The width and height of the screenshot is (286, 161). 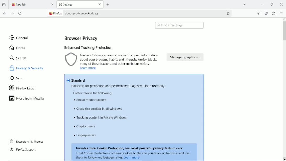 What do you see at coordinates (266, 13) in the screenshot?
I see `account` at bounding box center [266, 13].